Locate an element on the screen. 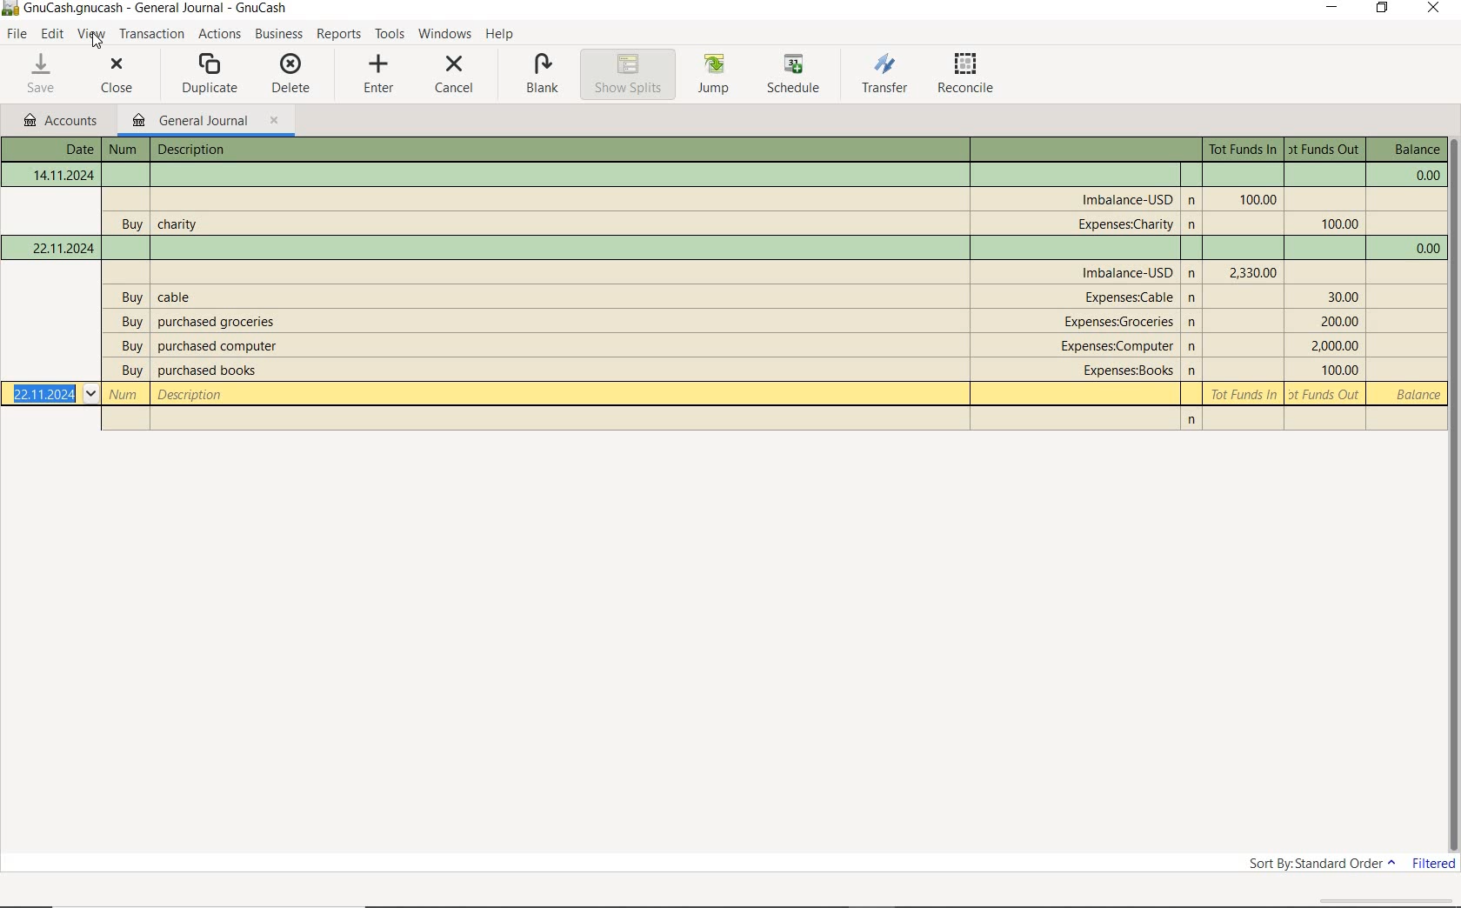 Image resolution: width=1461 pixels, height=908 pixels. ENTER is located at coordinates (380, 76).